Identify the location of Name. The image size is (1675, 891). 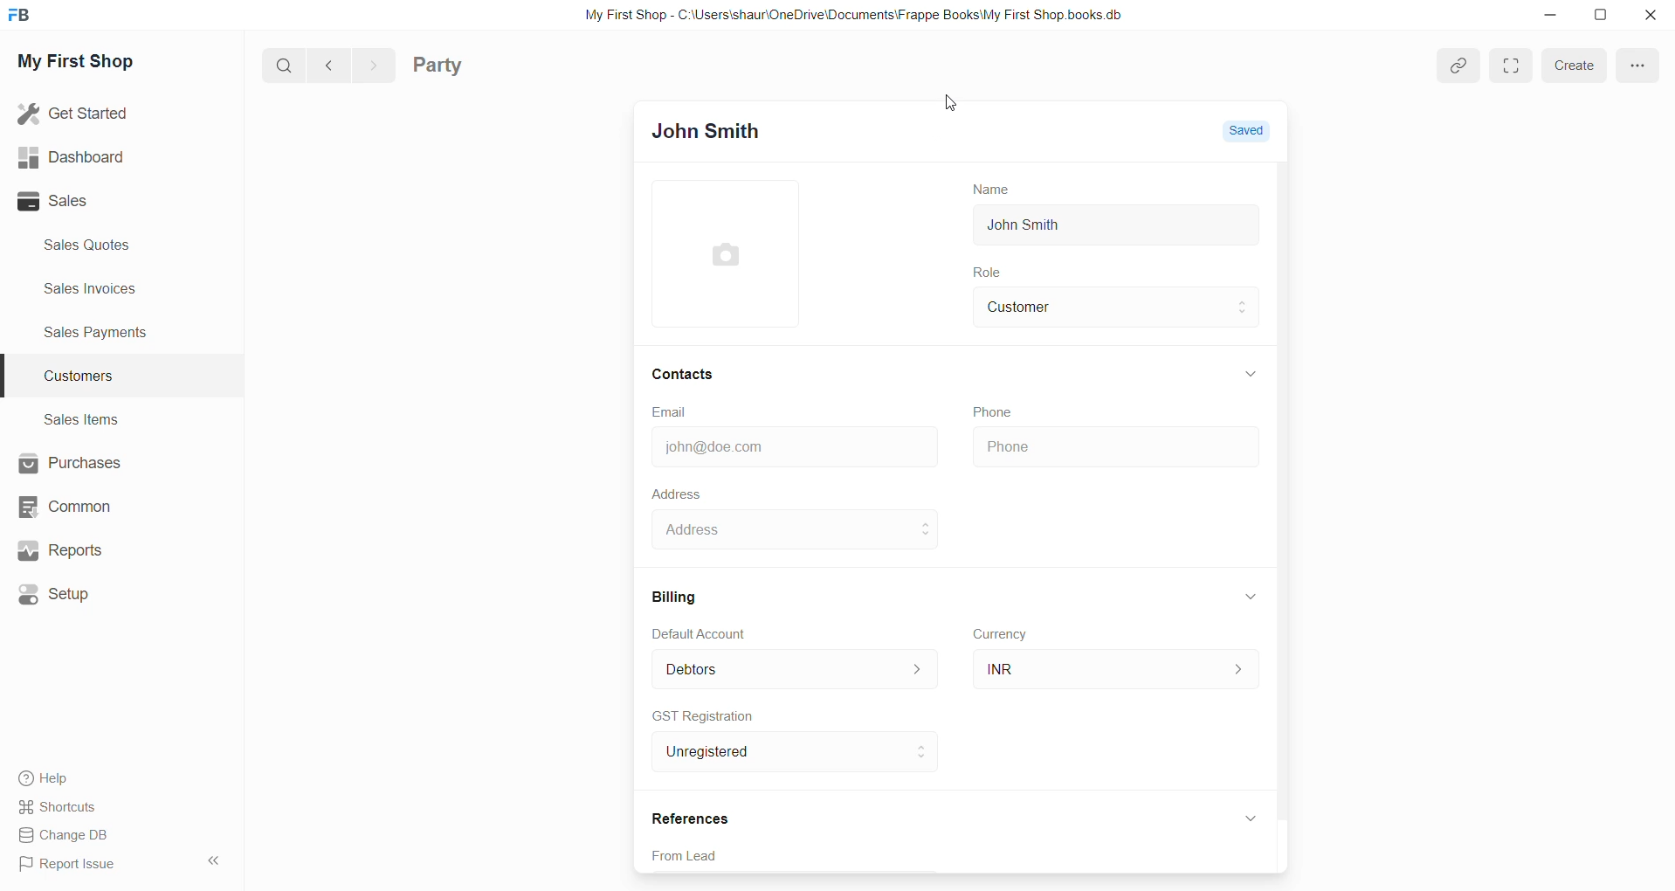
(984, 188).